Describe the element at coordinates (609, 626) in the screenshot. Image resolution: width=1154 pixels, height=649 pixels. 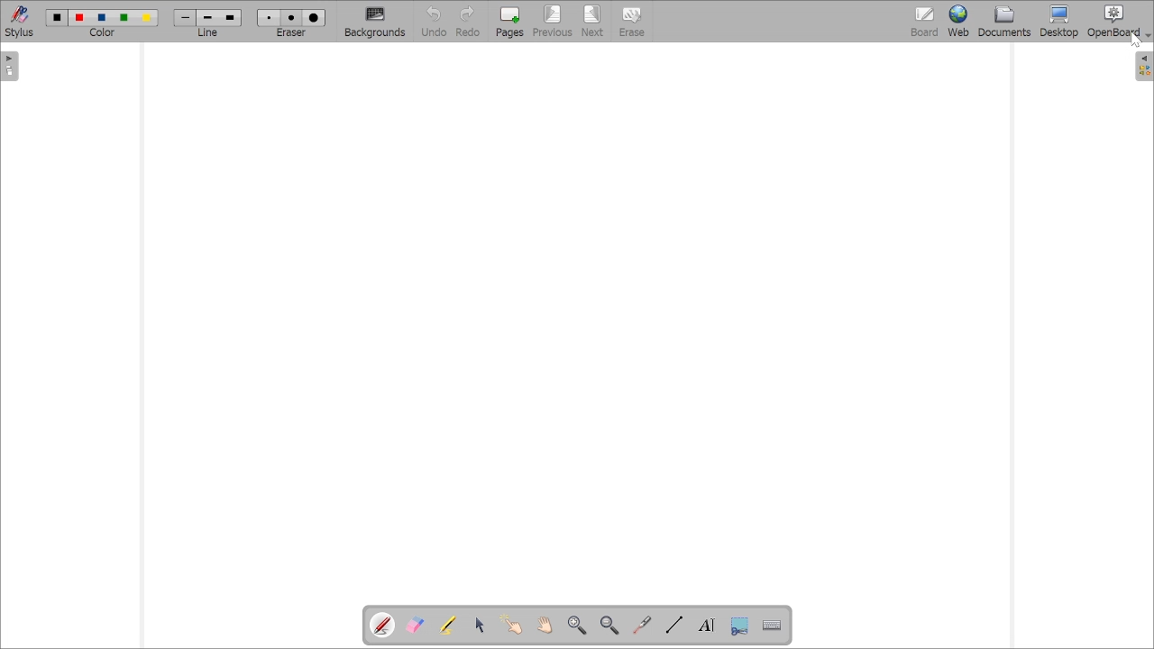
I see `Zoom out` at that location.